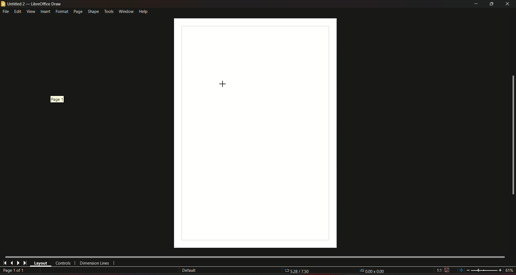 The height and width of the screenshot is (275, 516). I want to click on insert, so click(45, 12).